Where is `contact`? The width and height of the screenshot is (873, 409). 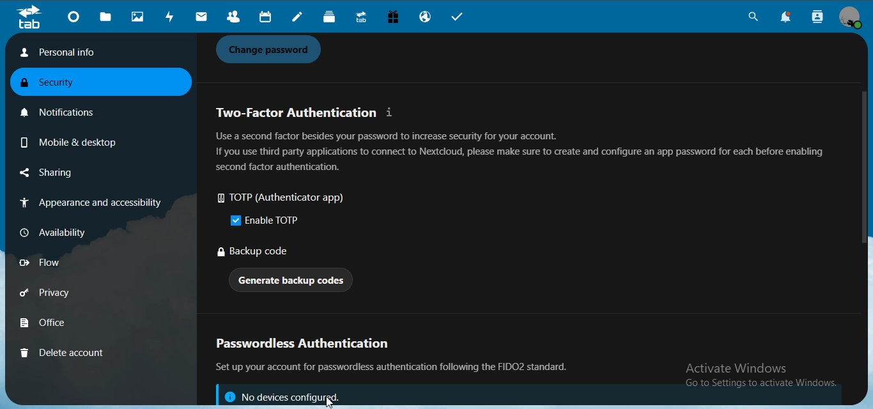 contact is located at coordinates (233, 17).